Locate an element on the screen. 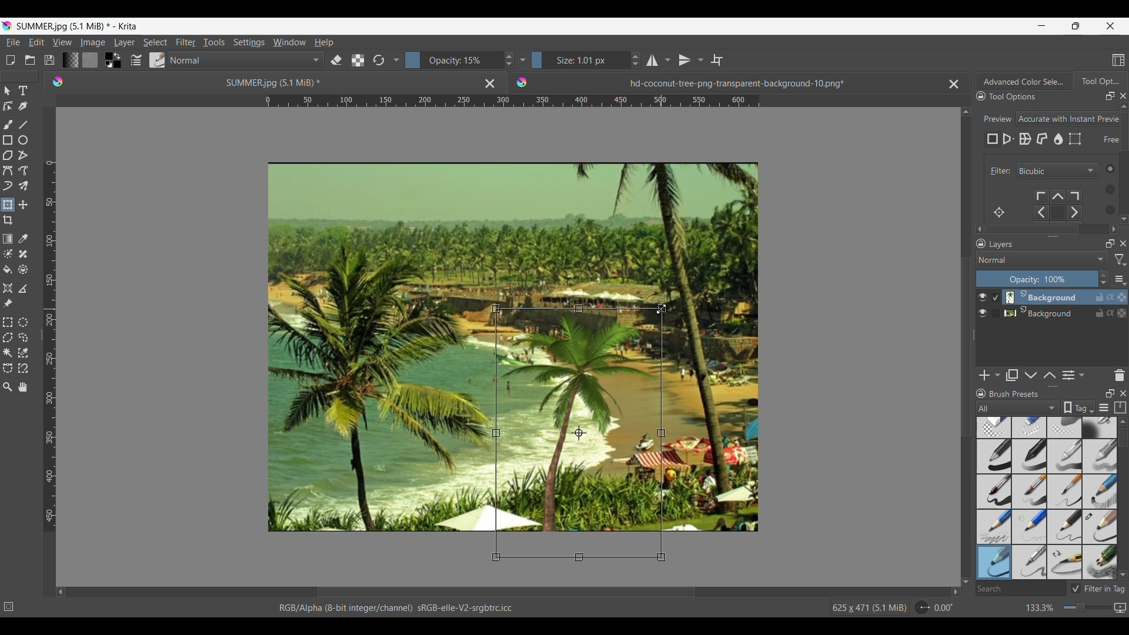 The height and width of the screenshot is (635, 1129). Quick vertical slide to bottom is located at coordinates (1124, 229).